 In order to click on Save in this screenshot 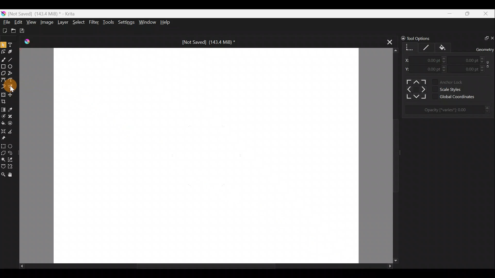, I will do `click(24, 31)`.